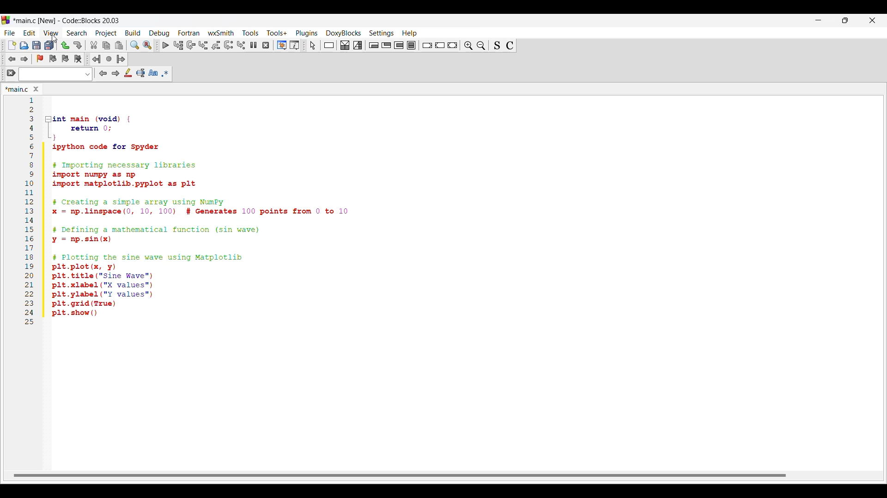 This screenshot has height=498, width=887. Describe the element at coordinates (24, 59) in the screenshot. I see `Jump forward` at that location.